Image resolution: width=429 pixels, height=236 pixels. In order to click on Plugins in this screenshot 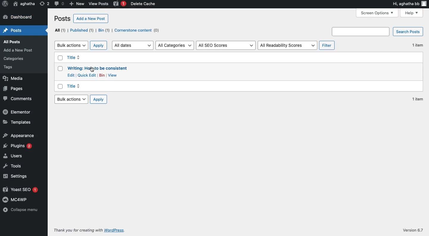, I will do `click(18, 146)`.